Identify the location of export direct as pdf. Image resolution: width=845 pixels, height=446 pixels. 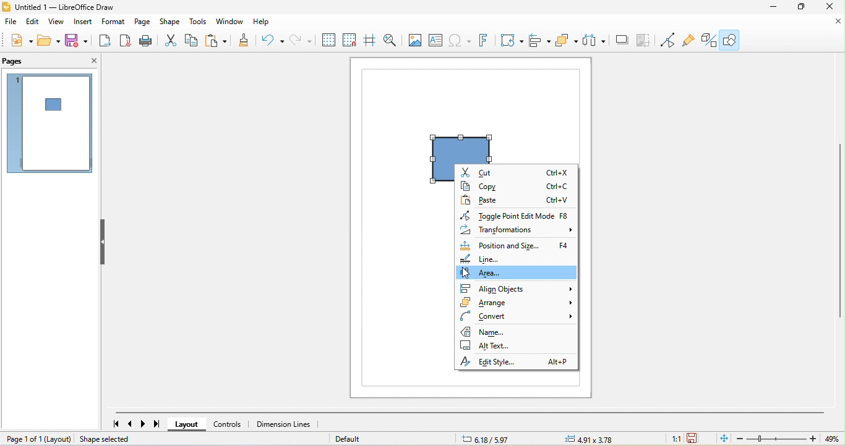
(126, 42).